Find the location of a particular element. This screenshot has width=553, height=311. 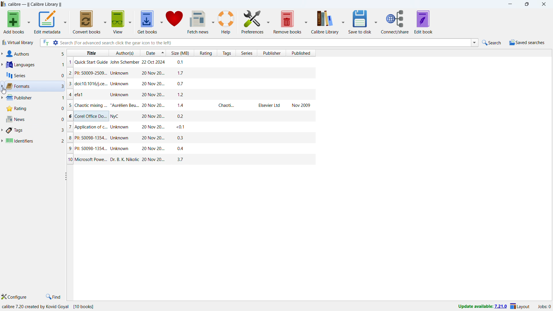

languages is located at coordinates (35, 65).